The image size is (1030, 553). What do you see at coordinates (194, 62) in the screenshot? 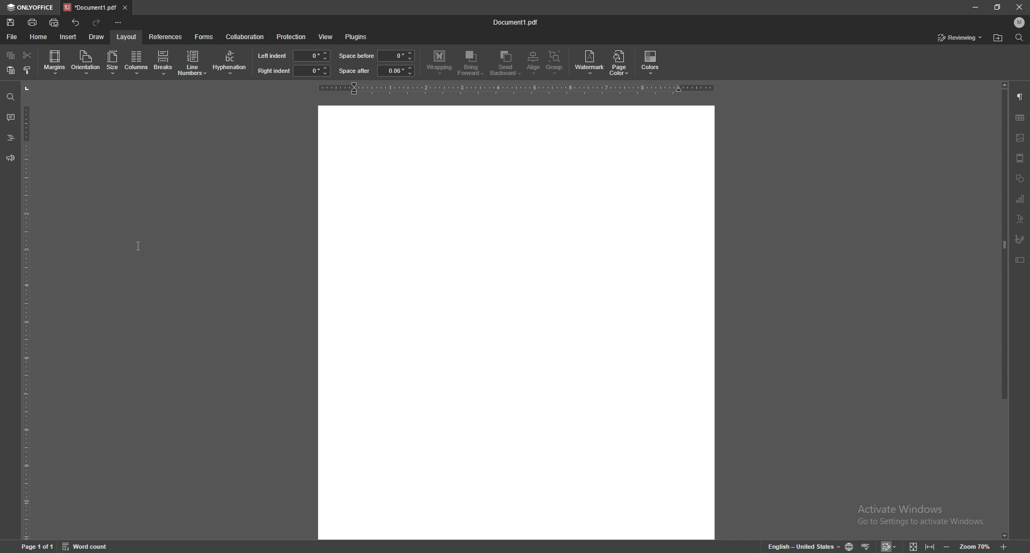
I see `line numbers` at bounding box center [194, 62].